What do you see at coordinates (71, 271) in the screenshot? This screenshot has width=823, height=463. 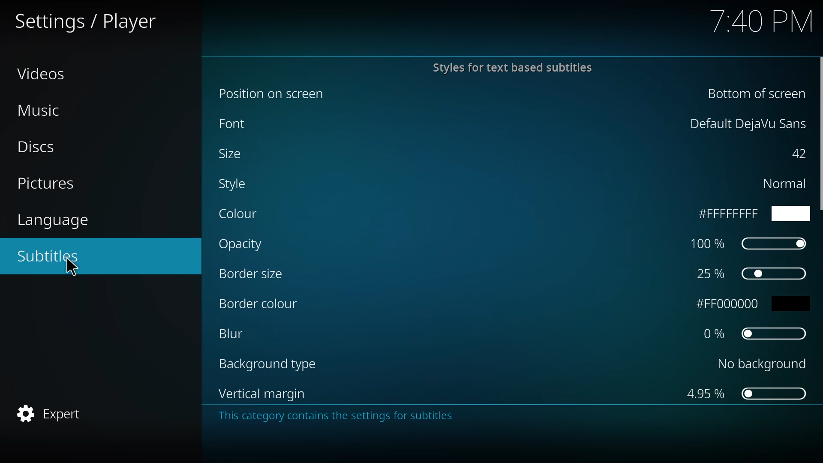 I see `cursor` at bounding box center [71, 271].